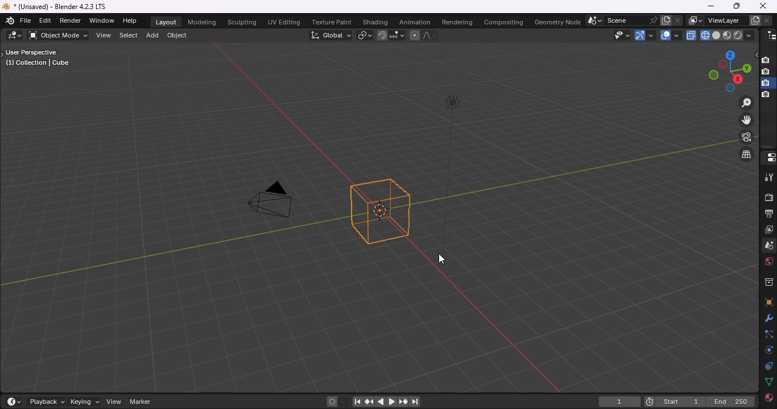  What do you see at coordinates (595, 21) in the screenshot?
I see `drop down` at bounding box center [595, 21].